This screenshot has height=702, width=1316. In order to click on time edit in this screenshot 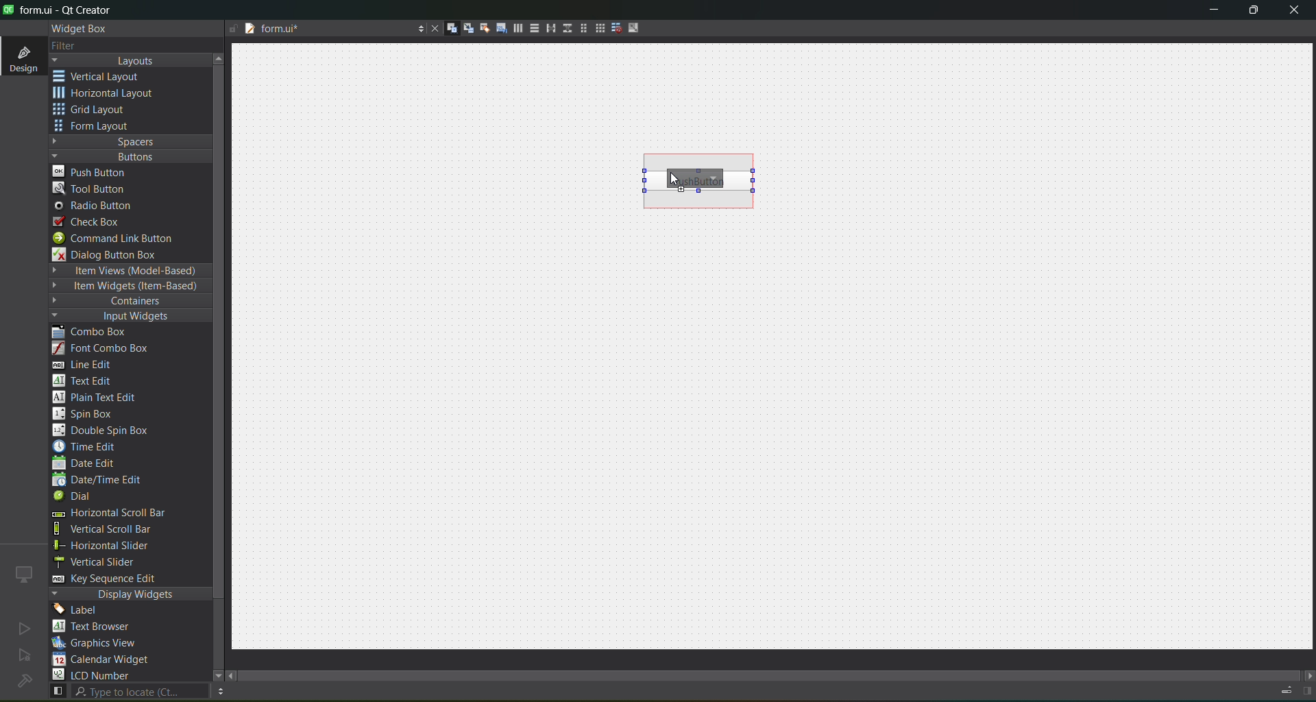, I will do `click(89, 446)`.